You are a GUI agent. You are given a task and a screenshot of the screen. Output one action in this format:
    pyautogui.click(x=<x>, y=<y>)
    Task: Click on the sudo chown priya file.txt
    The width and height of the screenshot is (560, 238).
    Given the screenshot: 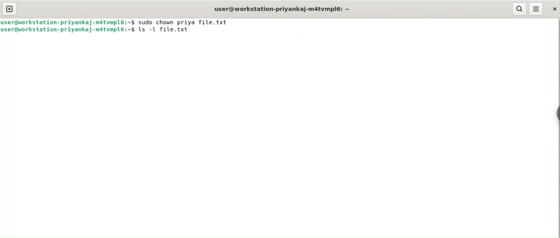 What is the action you would take?
    pyautogui.click(x=185, y=22)
    